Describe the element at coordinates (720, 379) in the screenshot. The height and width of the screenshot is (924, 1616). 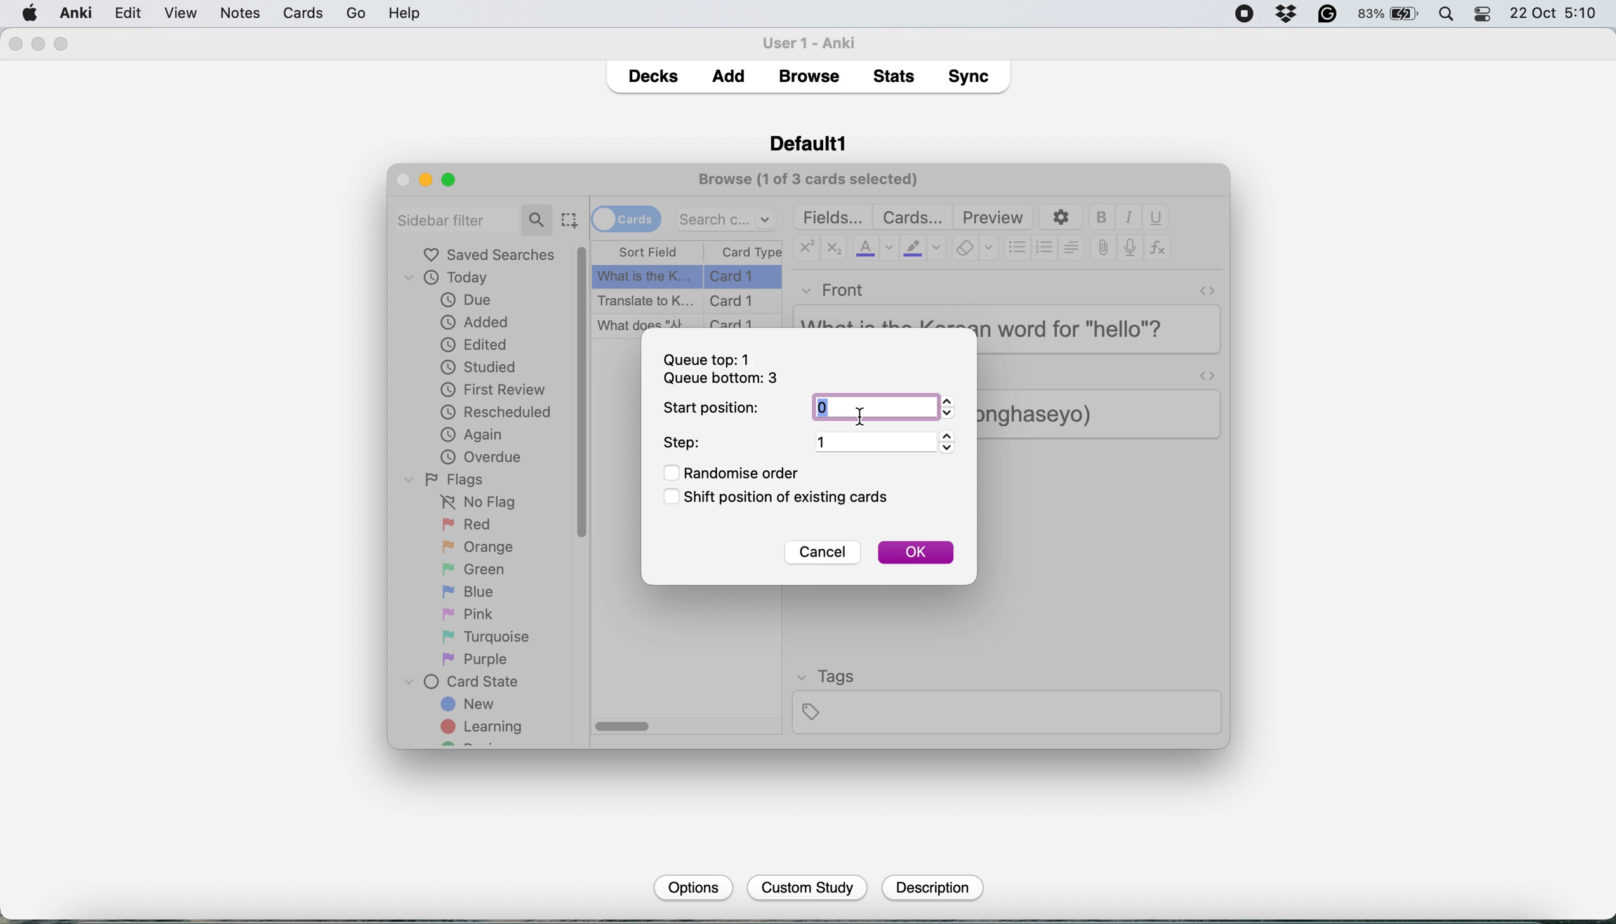
I see `queue bottom: 3` at that location.